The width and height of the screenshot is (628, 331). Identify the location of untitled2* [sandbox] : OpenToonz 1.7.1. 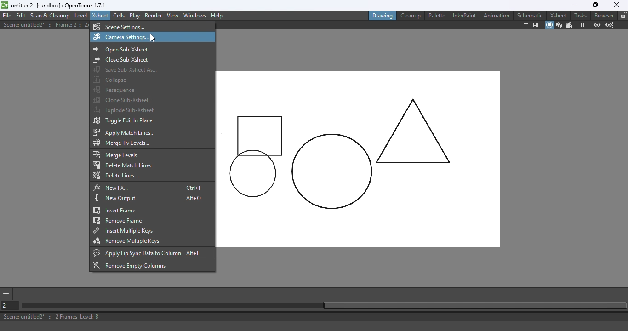
(55, 5).